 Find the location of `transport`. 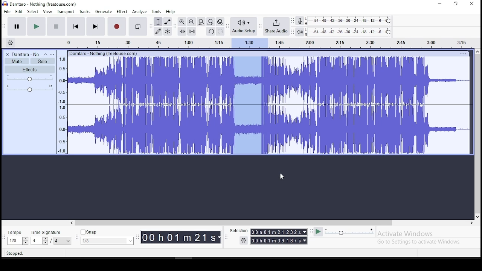

transport is located at coordinates (66, 12).